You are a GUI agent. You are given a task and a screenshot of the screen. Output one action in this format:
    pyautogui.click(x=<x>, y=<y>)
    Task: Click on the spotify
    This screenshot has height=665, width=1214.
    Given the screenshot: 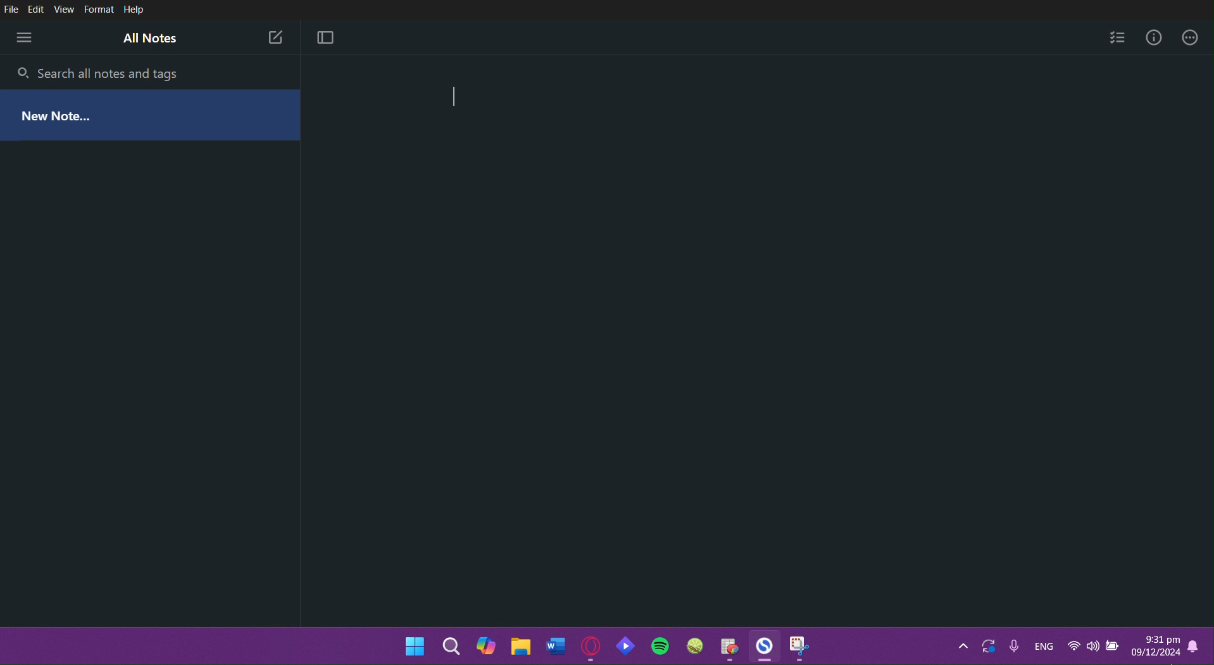 What is the action you would take?
    pyautogui.click(x=660, y=645)
    